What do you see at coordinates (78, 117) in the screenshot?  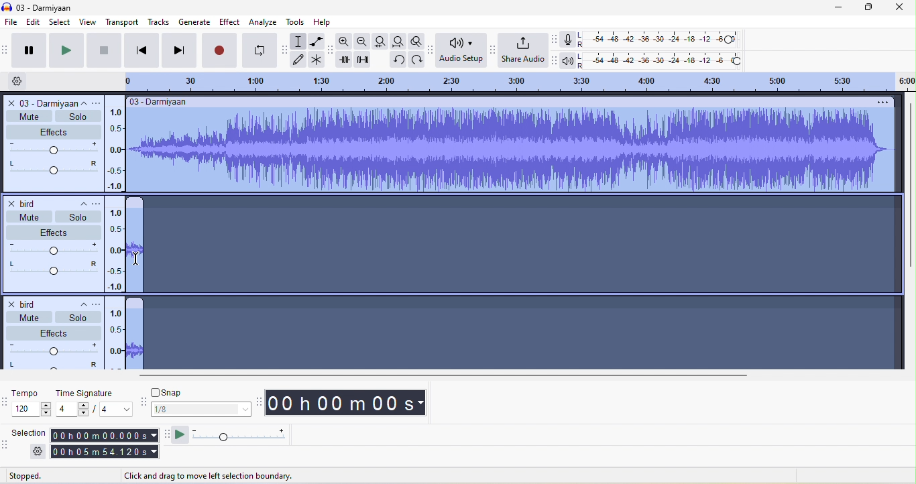 I see `solo` at bounding box center [78, 117].